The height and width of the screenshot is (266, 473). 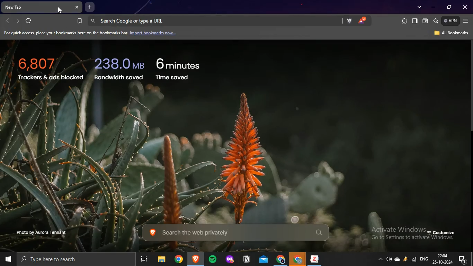 What do you see at coordinates (18, 21) in the screenshot?
I see `forward` at bounding box center [18, 21].